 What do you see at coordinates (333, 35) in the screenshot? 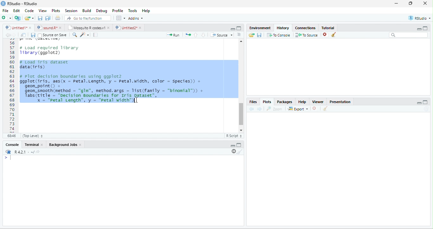
I see `clear` at bounding box center [333, 35].